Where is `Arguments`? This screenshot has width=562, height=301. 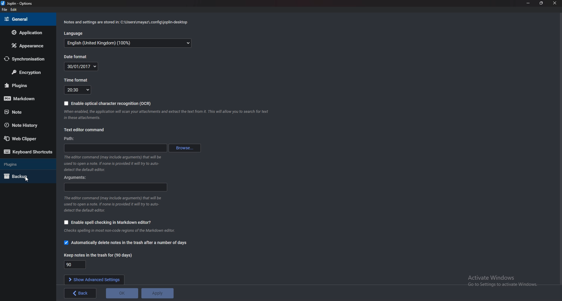
Arguments is located at coordinates (114, 187).